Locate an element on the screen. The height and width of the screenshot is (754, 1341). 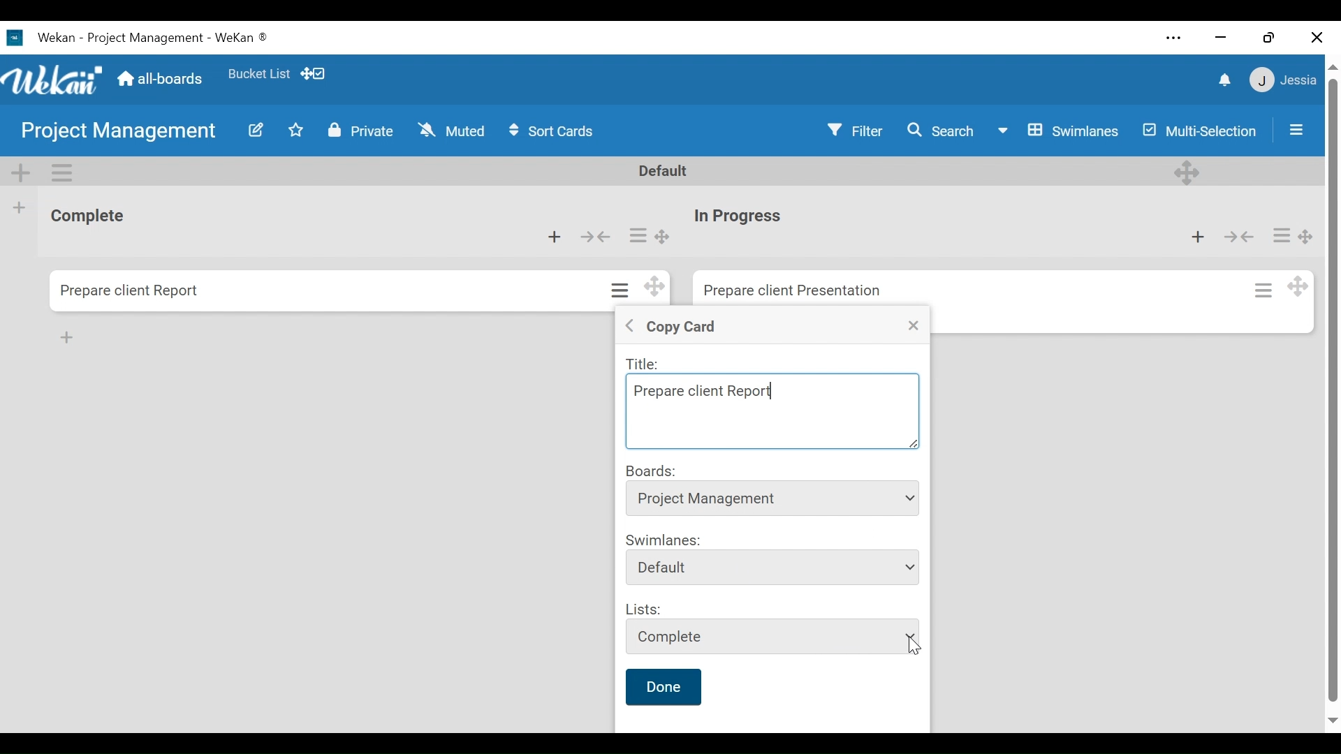
Card Title is located at coordinates (745, 216).